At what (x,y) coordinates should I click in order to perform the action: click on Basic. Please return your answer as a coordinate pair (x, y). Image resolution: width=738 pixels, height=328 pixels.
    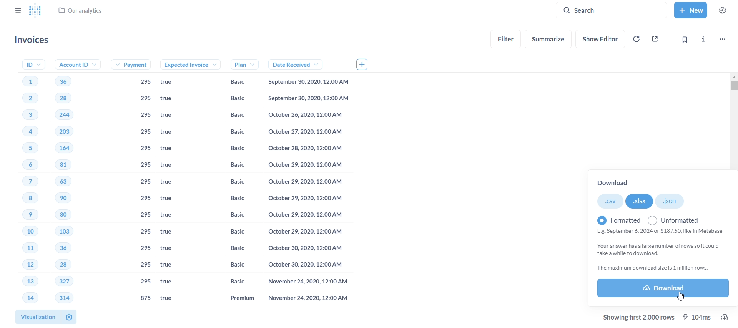
    Looking at the image, I should click on (235, 82).